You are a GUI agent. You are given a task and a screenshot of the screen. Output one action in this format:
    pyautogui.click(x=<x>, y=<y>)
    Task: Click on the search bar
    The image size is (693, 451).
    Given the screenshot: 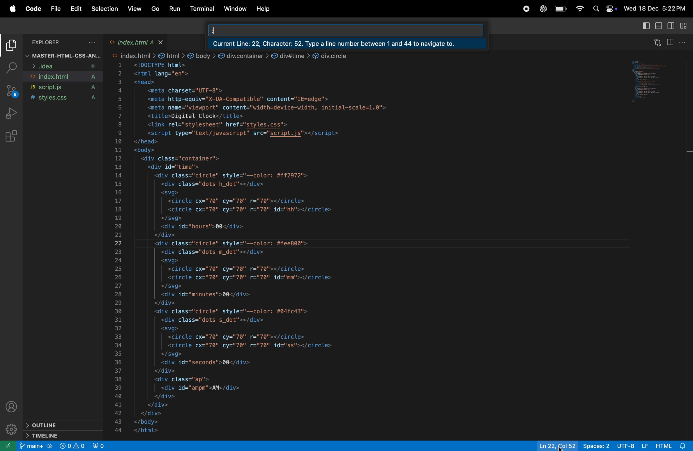 What is the action you would take?
    pyautogui.click(x=345, y=31)
    